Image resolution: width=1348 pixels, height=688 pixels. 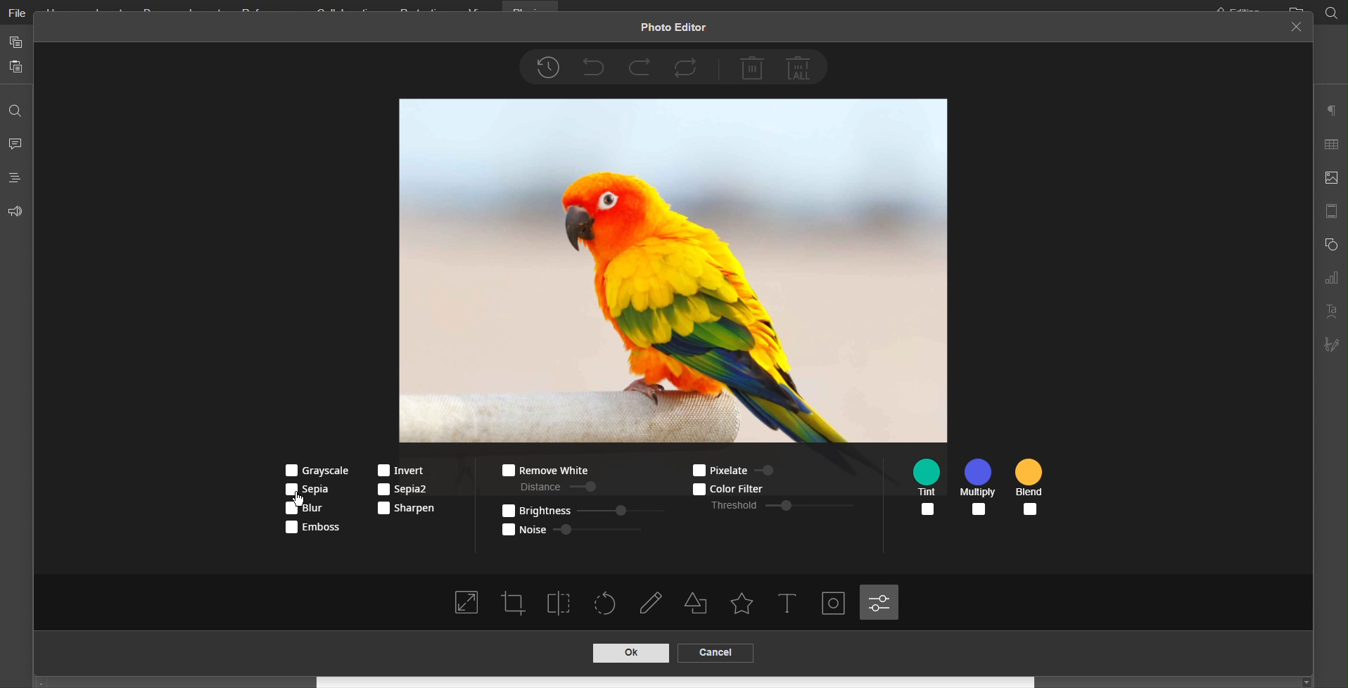 What do you see at coordinates (547, 68) in the screenshot?
I see `Version` at bounding box center [547, 68].